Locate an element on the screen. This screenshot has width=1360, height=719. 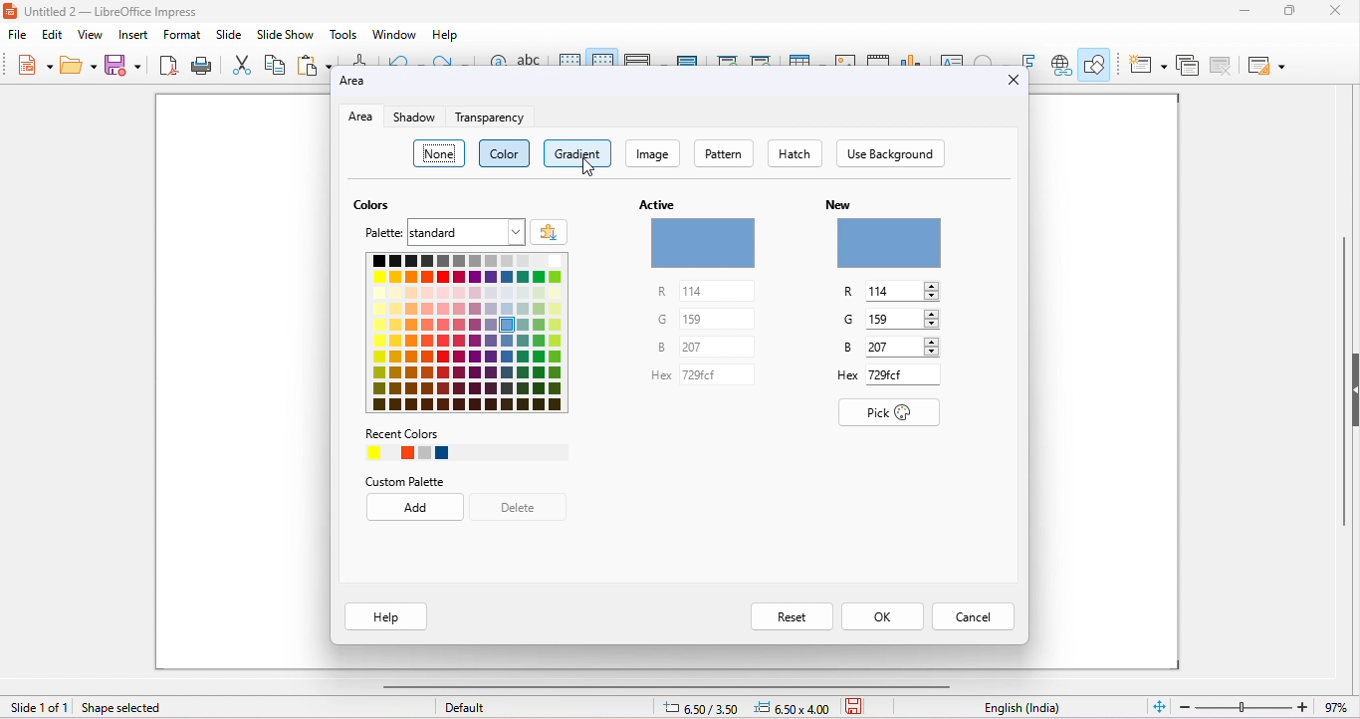
vertical scroll bar is located at coordinates (1341, 396).